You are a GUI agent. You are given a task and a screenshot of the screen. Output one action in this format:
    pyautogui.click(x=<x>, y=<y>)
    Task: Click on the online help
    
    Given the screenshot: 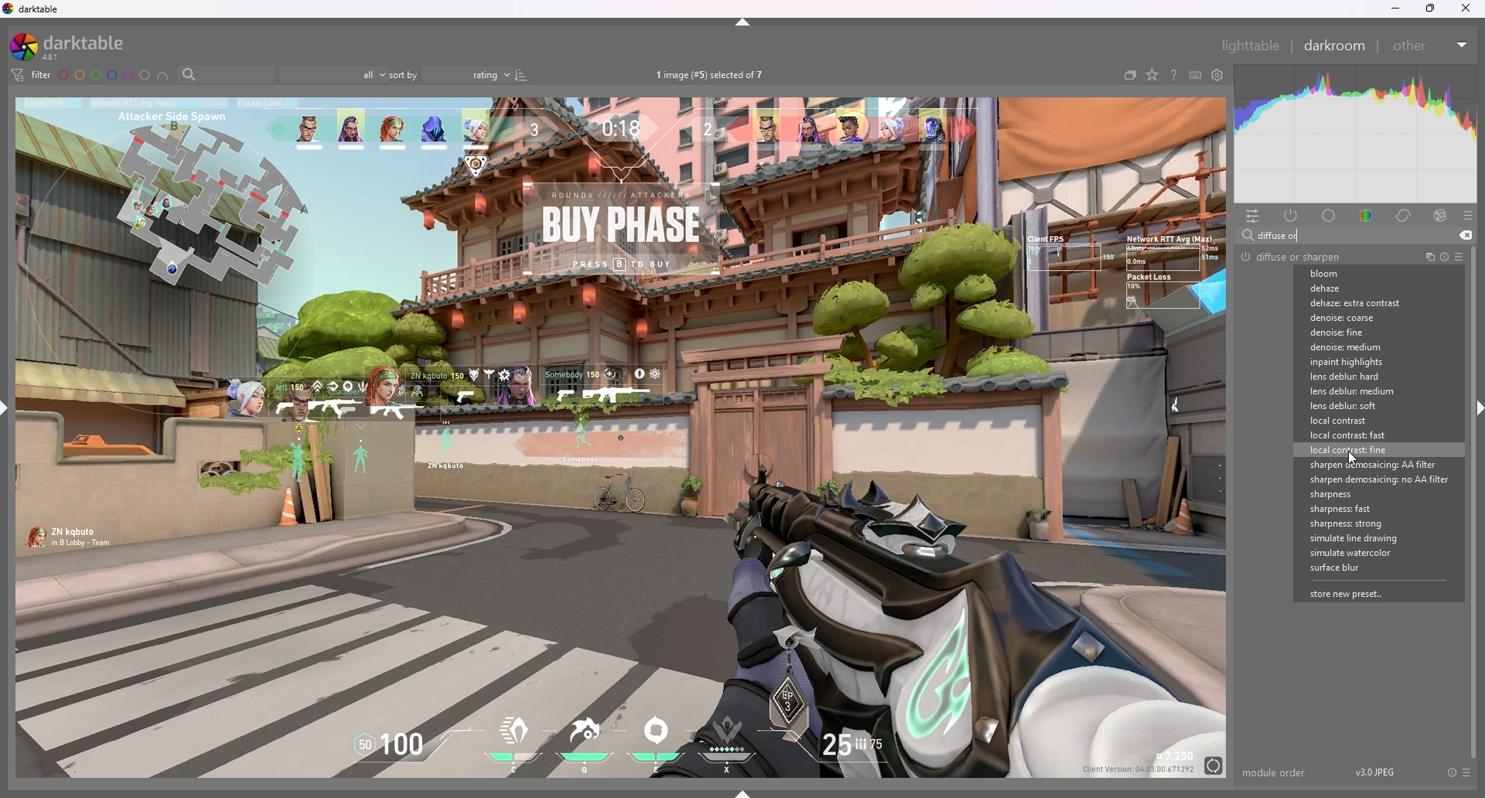 What is the action you would take?
    pyautogui.click(x=1174, y=74)
    